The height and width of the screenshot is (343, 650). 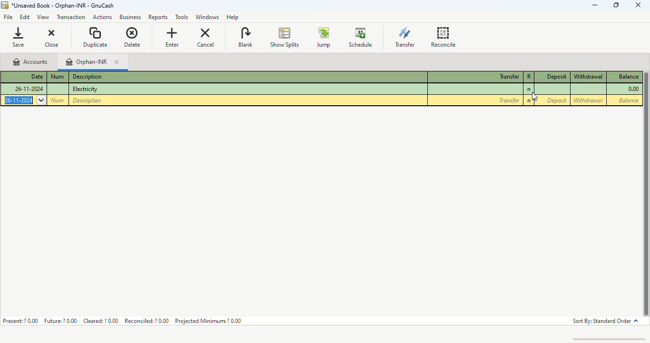 I want to click on deposit, so click(x=557, y=77).